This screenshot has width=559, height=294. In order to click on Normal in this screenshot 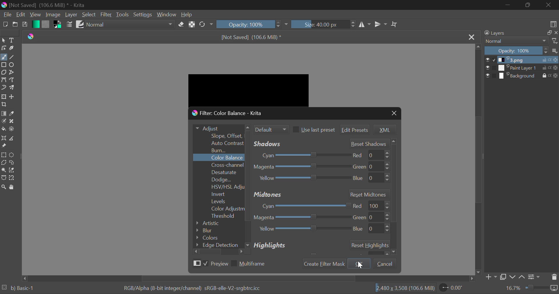, I will do `click(515, 41)`.